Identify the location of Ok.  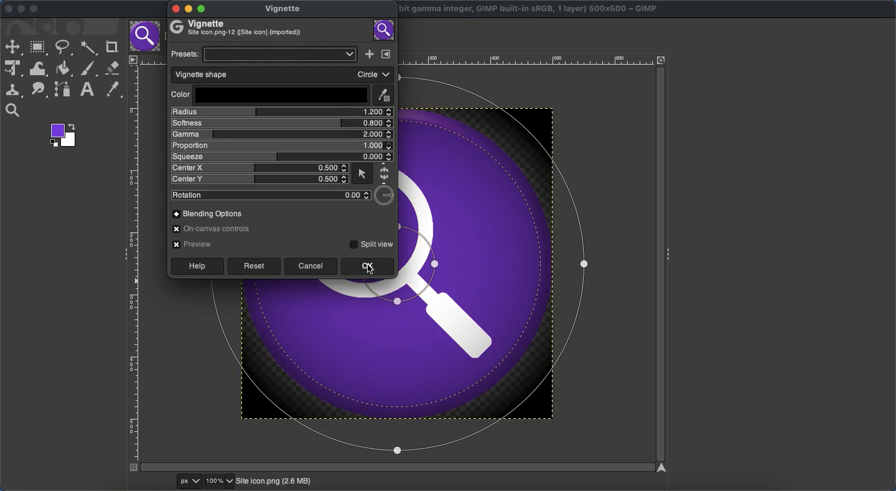
(366, 267).